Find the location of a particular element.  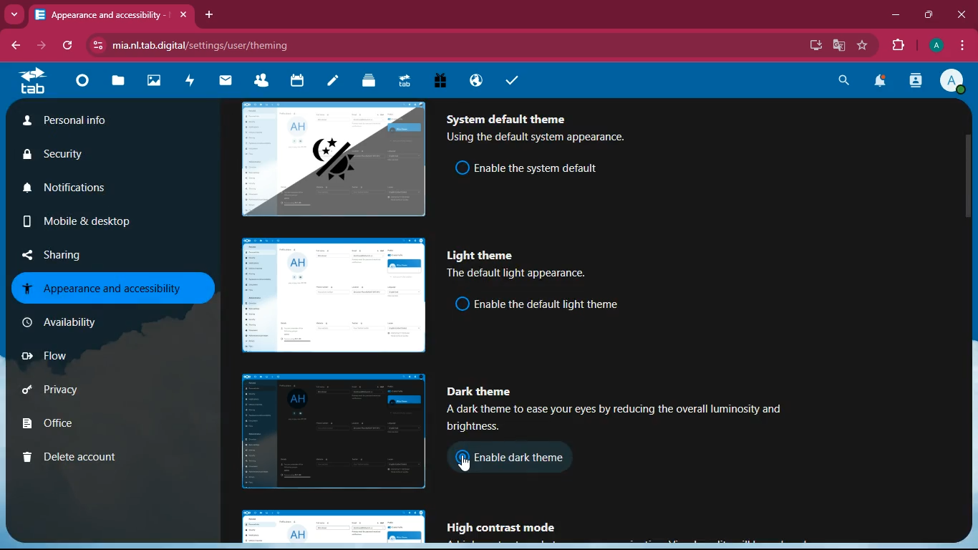

pointing cursor is located at coordinates (468, 464).